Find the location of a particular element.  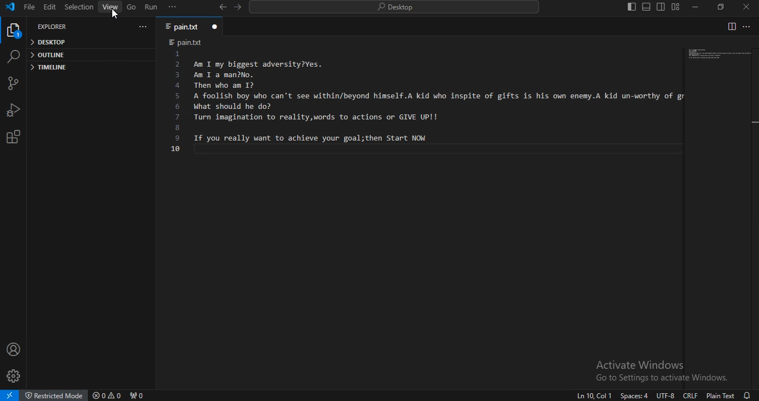

vscode icon is located at coordinates (10, 8).